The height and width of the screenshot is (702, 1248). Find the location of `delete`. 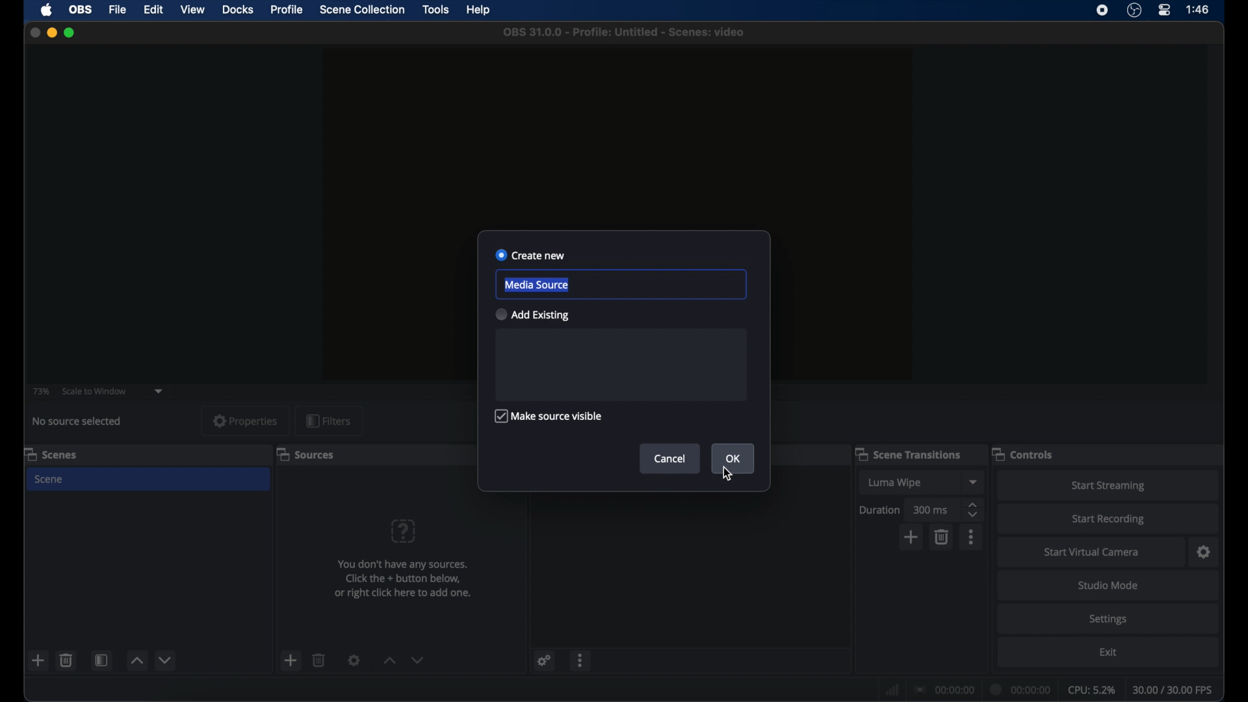

delete is located at coordinates (319, 660).